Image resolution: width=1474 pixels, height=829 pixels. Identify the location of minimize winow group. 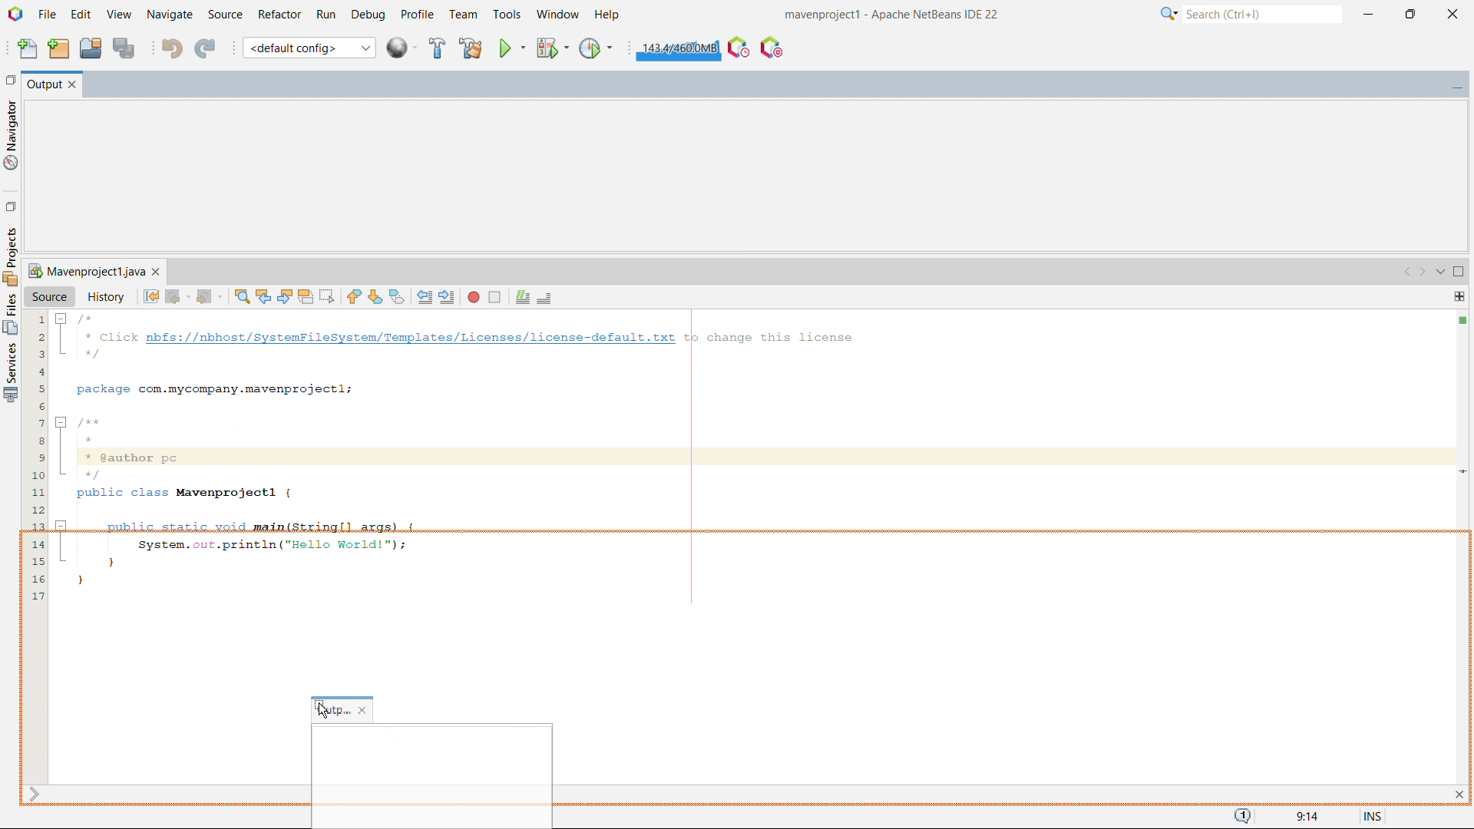
(1457, 85).